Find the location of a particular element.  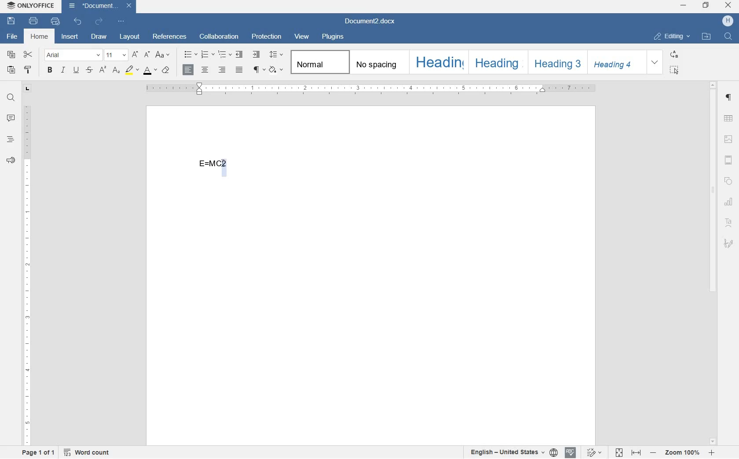

headings is located at coordinates (10, 139).